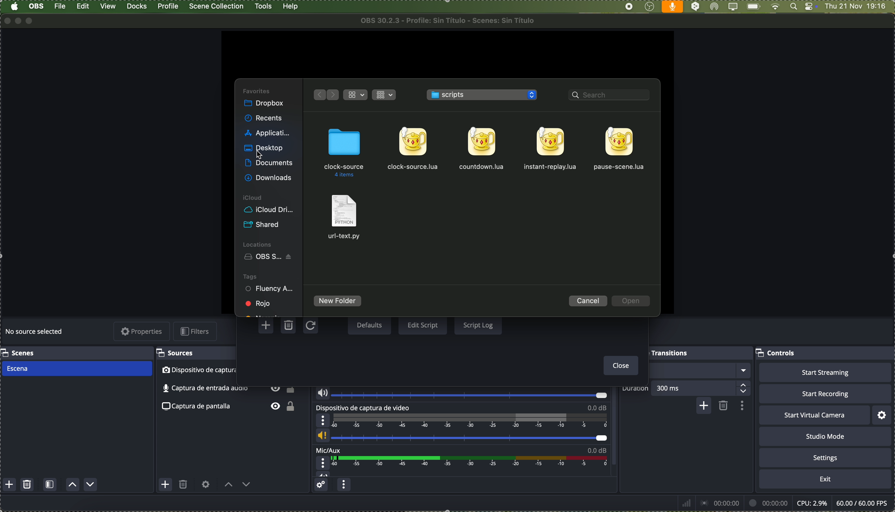 The image size is (895, 512). What do you see at coordinates (459, 462) in the screenshot?
I see `Mic/Aux` at bounding box center [459, 462].